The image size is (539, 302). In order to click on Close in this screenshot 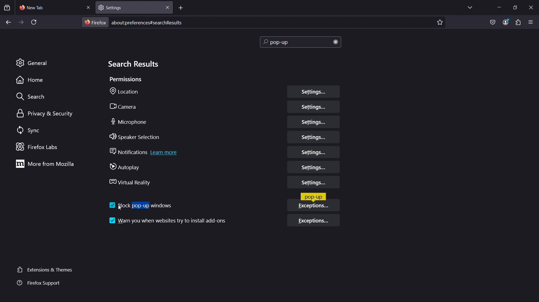, I will do `click(532, 6)`.